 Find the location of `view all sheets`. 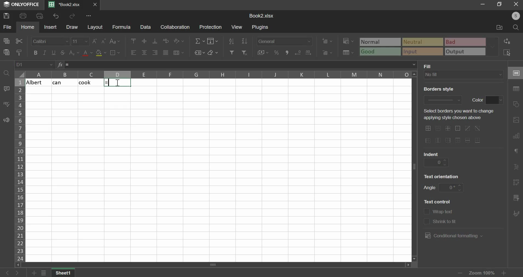

view all sheets is located at coordinates (47, 273).